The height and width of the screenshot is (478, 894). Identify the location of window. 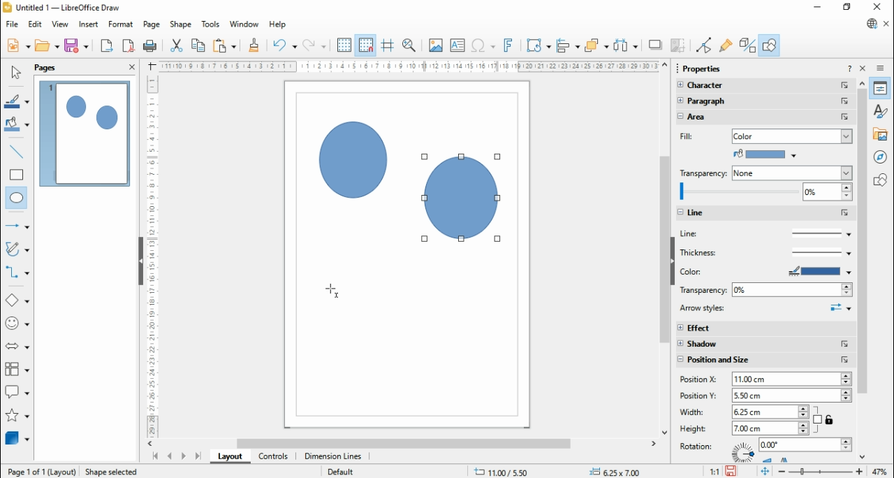
(244, 24).